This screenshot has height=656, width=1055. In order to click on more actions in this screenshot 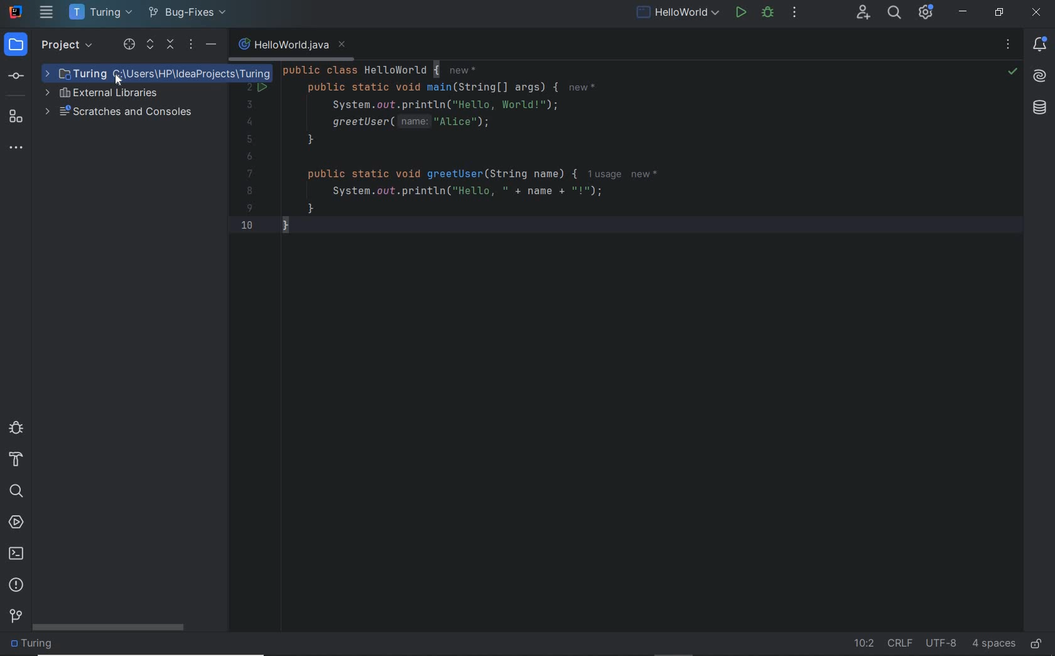, I will do `click(795, 14)`.